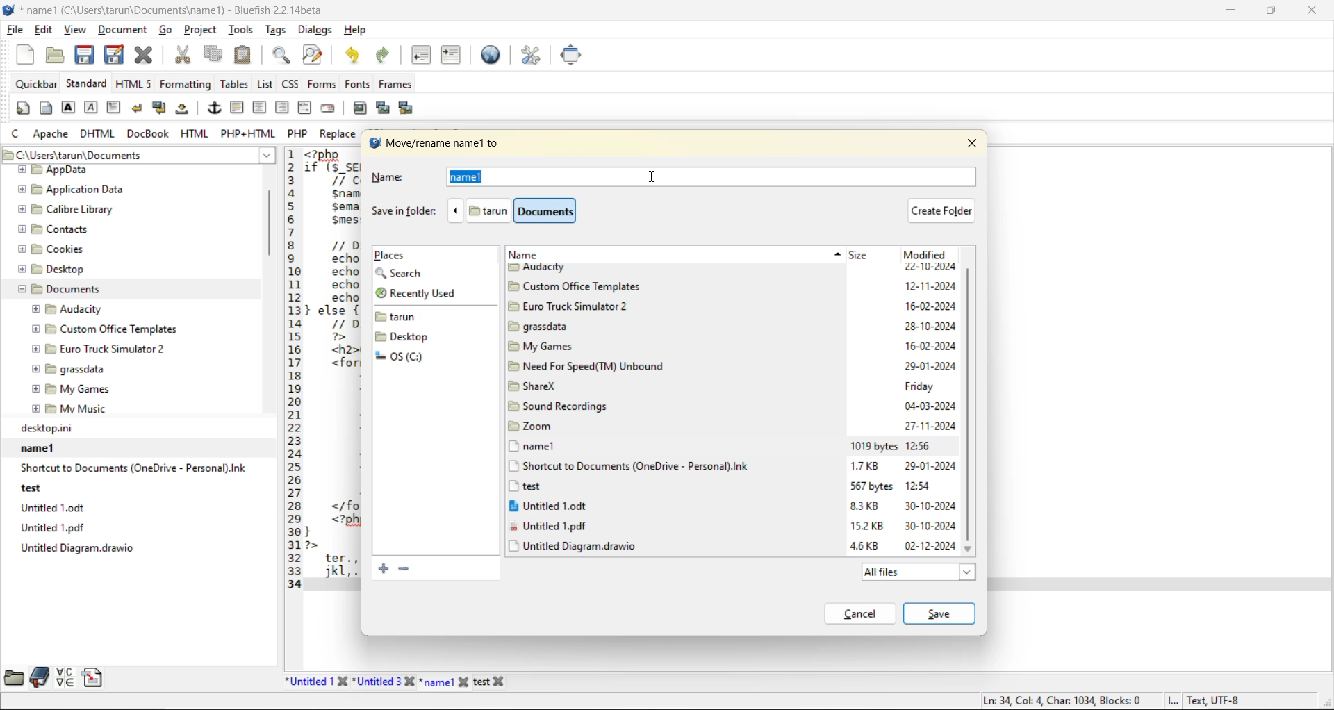 This screenshot has height=710, width=1334. Describe the element at coordinates (282, 53) in the screenshot. I see `find` at that location.